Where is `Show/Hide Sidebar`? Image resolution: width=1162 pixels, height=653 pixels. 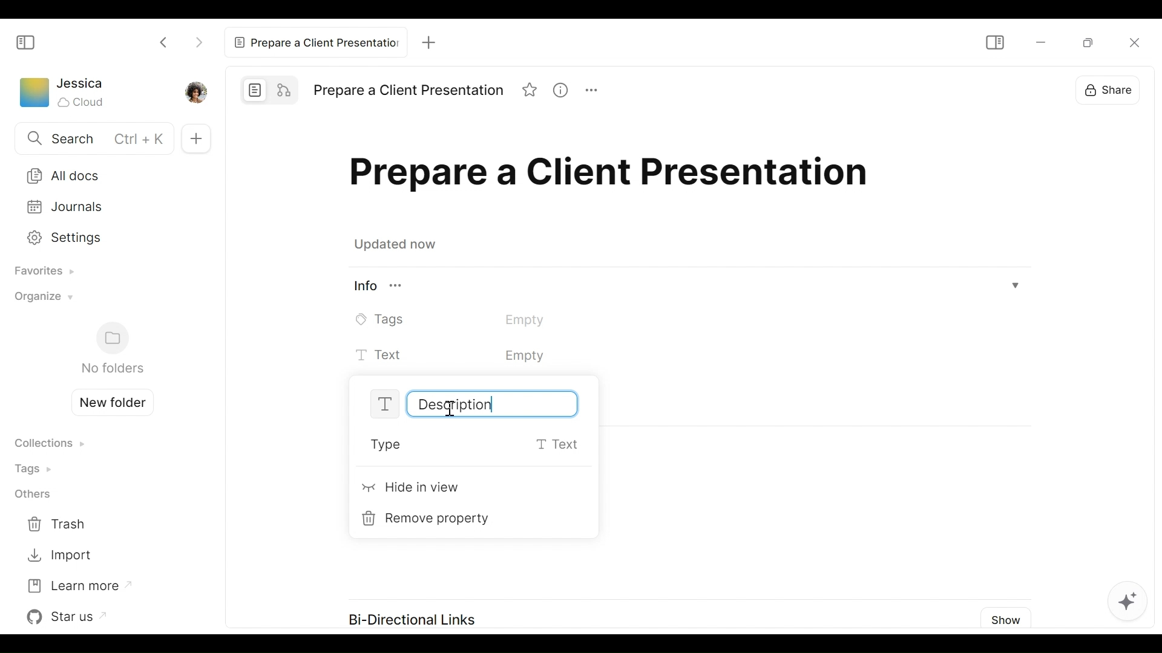 Show/Hide Sidebar is located at coordinates (26, 42).